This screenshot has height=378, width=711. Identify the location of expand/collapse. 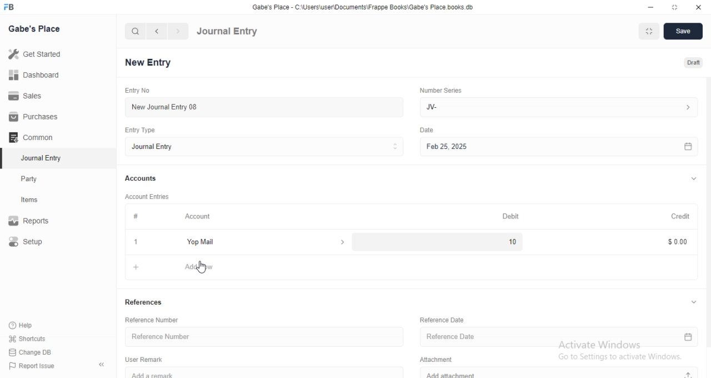
(693, 302).